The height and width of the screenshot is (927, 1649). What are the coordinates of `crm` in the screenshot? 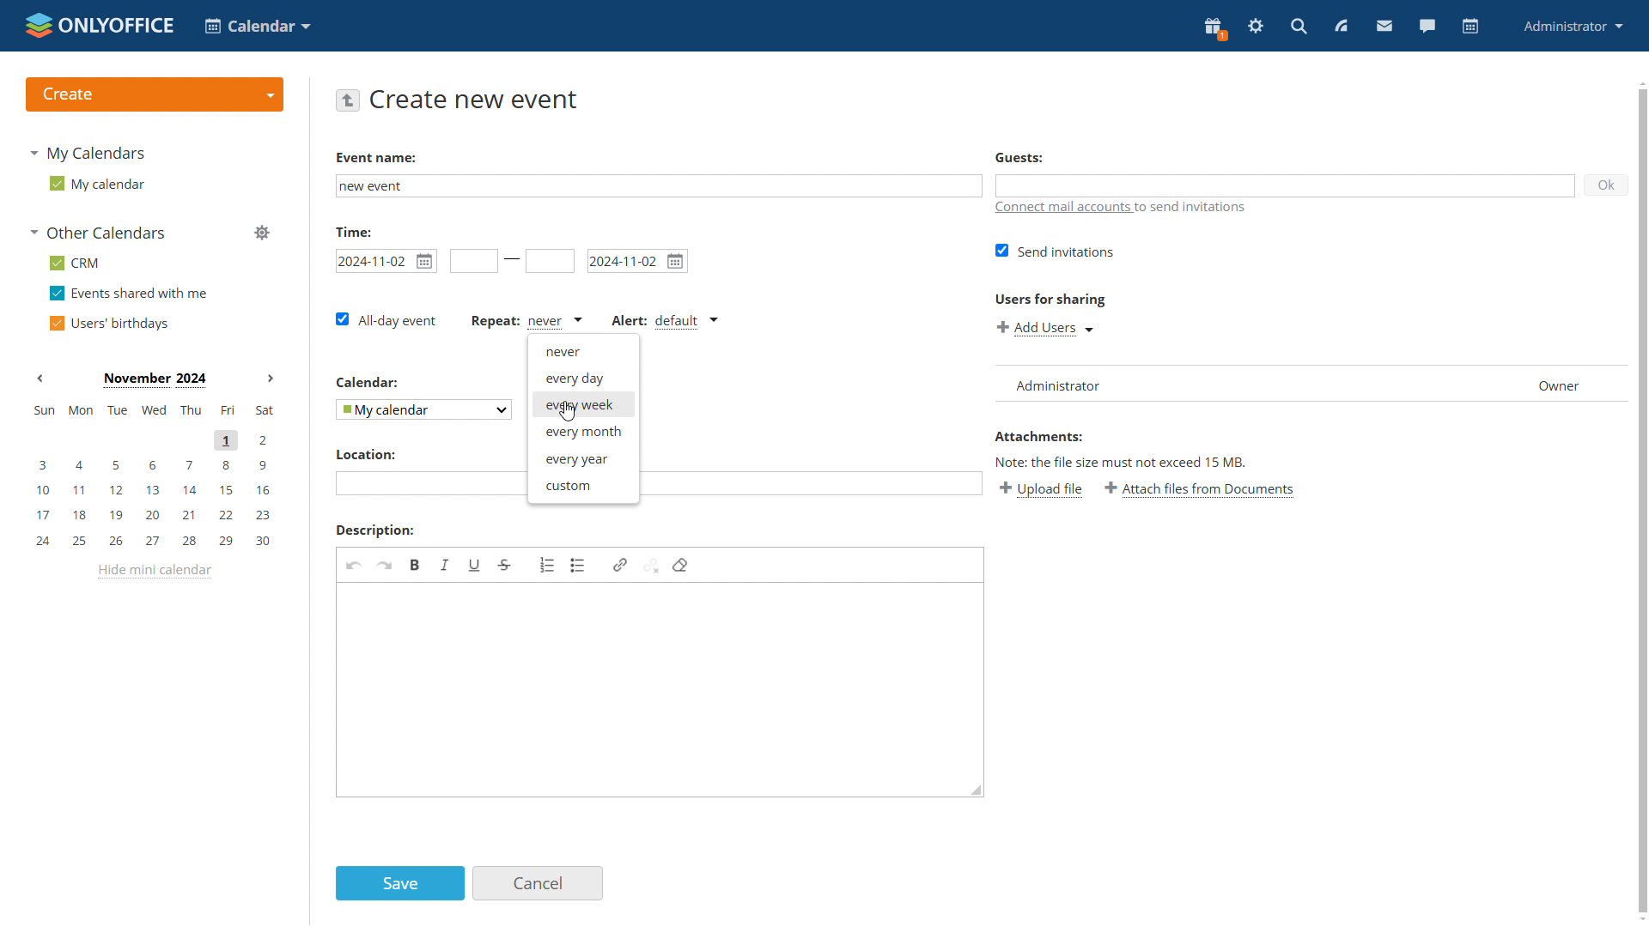 It's located at (76, 263).